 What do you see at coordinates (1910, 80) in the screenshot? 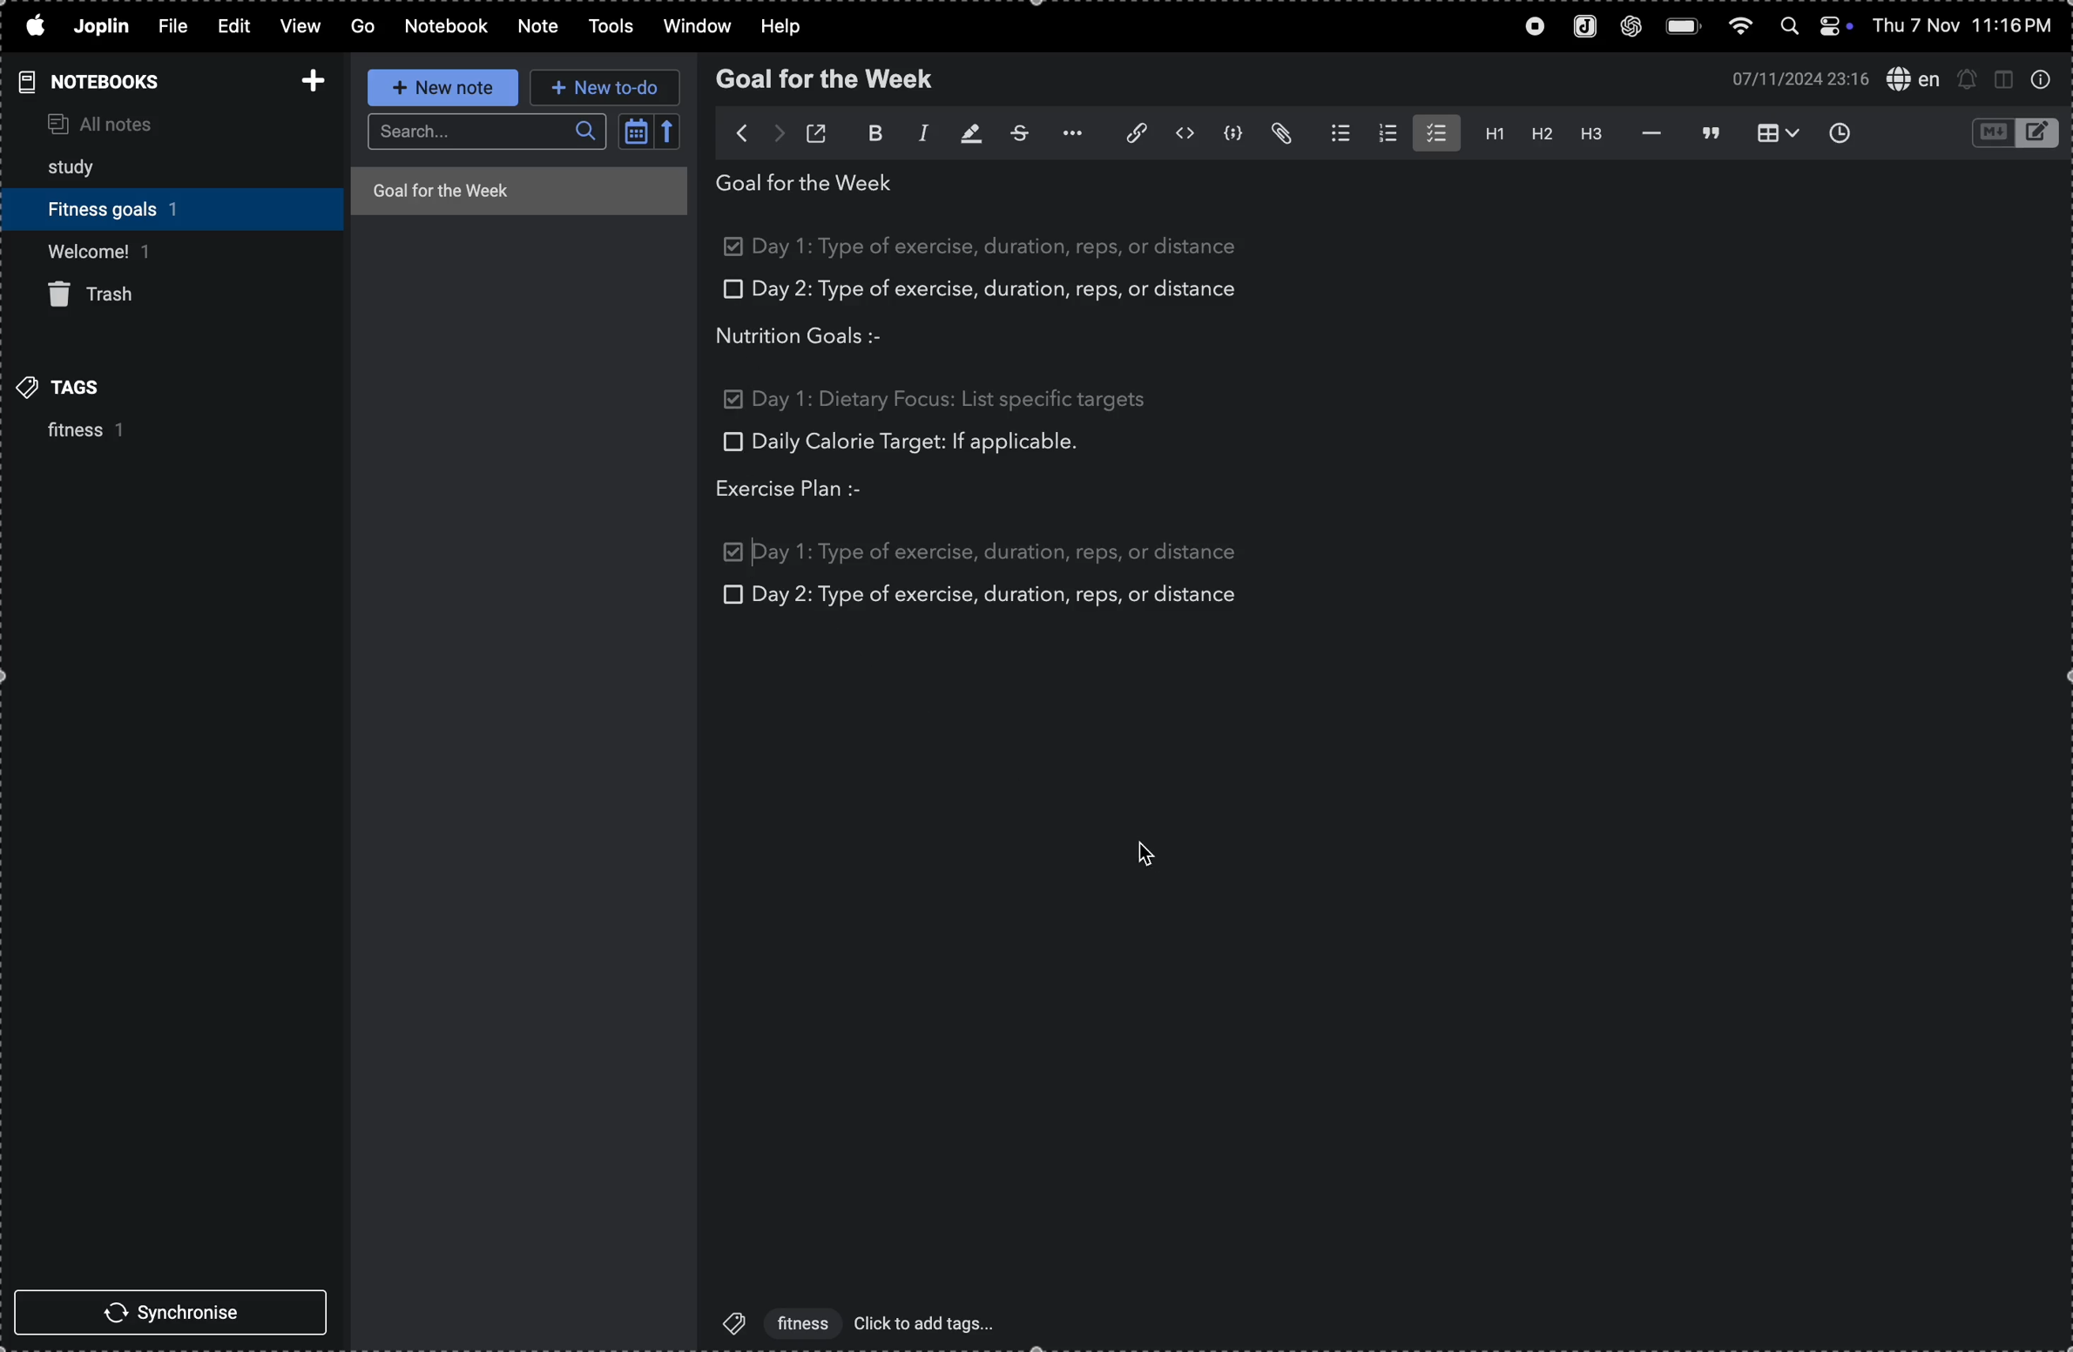
I see `spell check` at bounding box center [1910, 80].